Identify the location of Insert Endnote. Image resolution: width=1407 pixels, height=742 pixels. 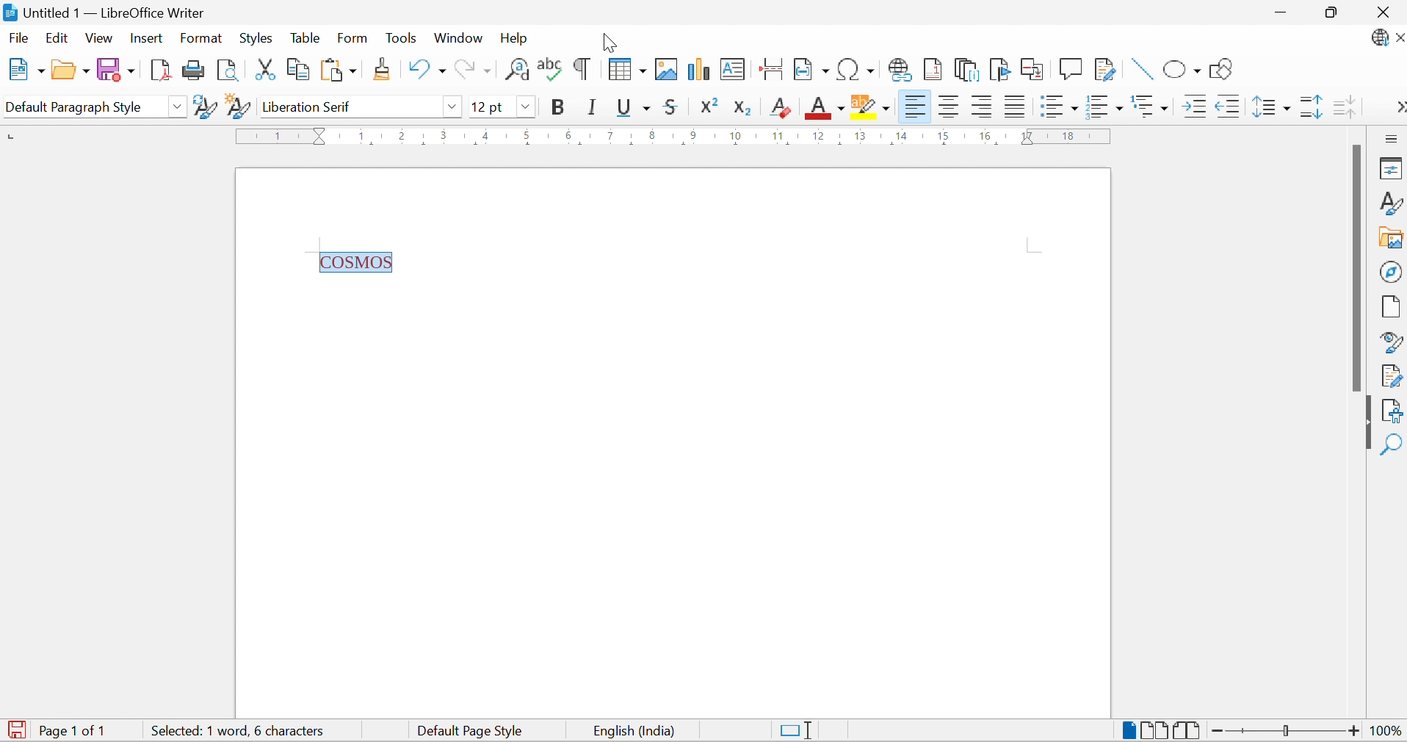
(967, 69).